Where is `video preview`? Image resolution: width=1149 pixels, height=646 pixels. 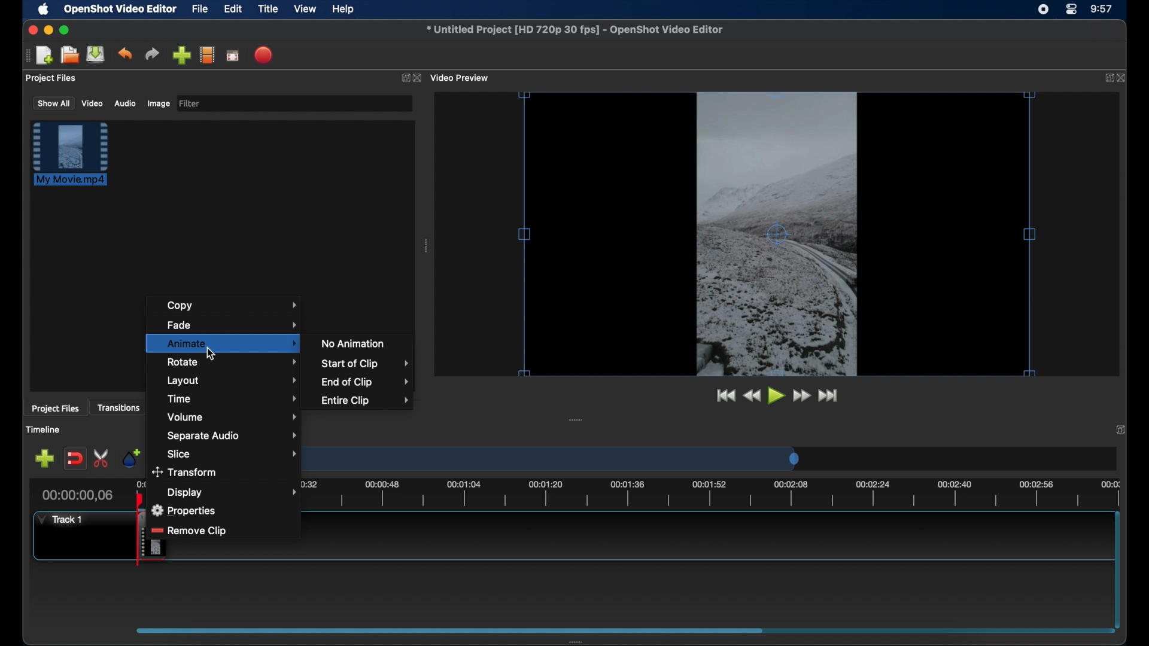
video preview is located at coordinates (777, 235).